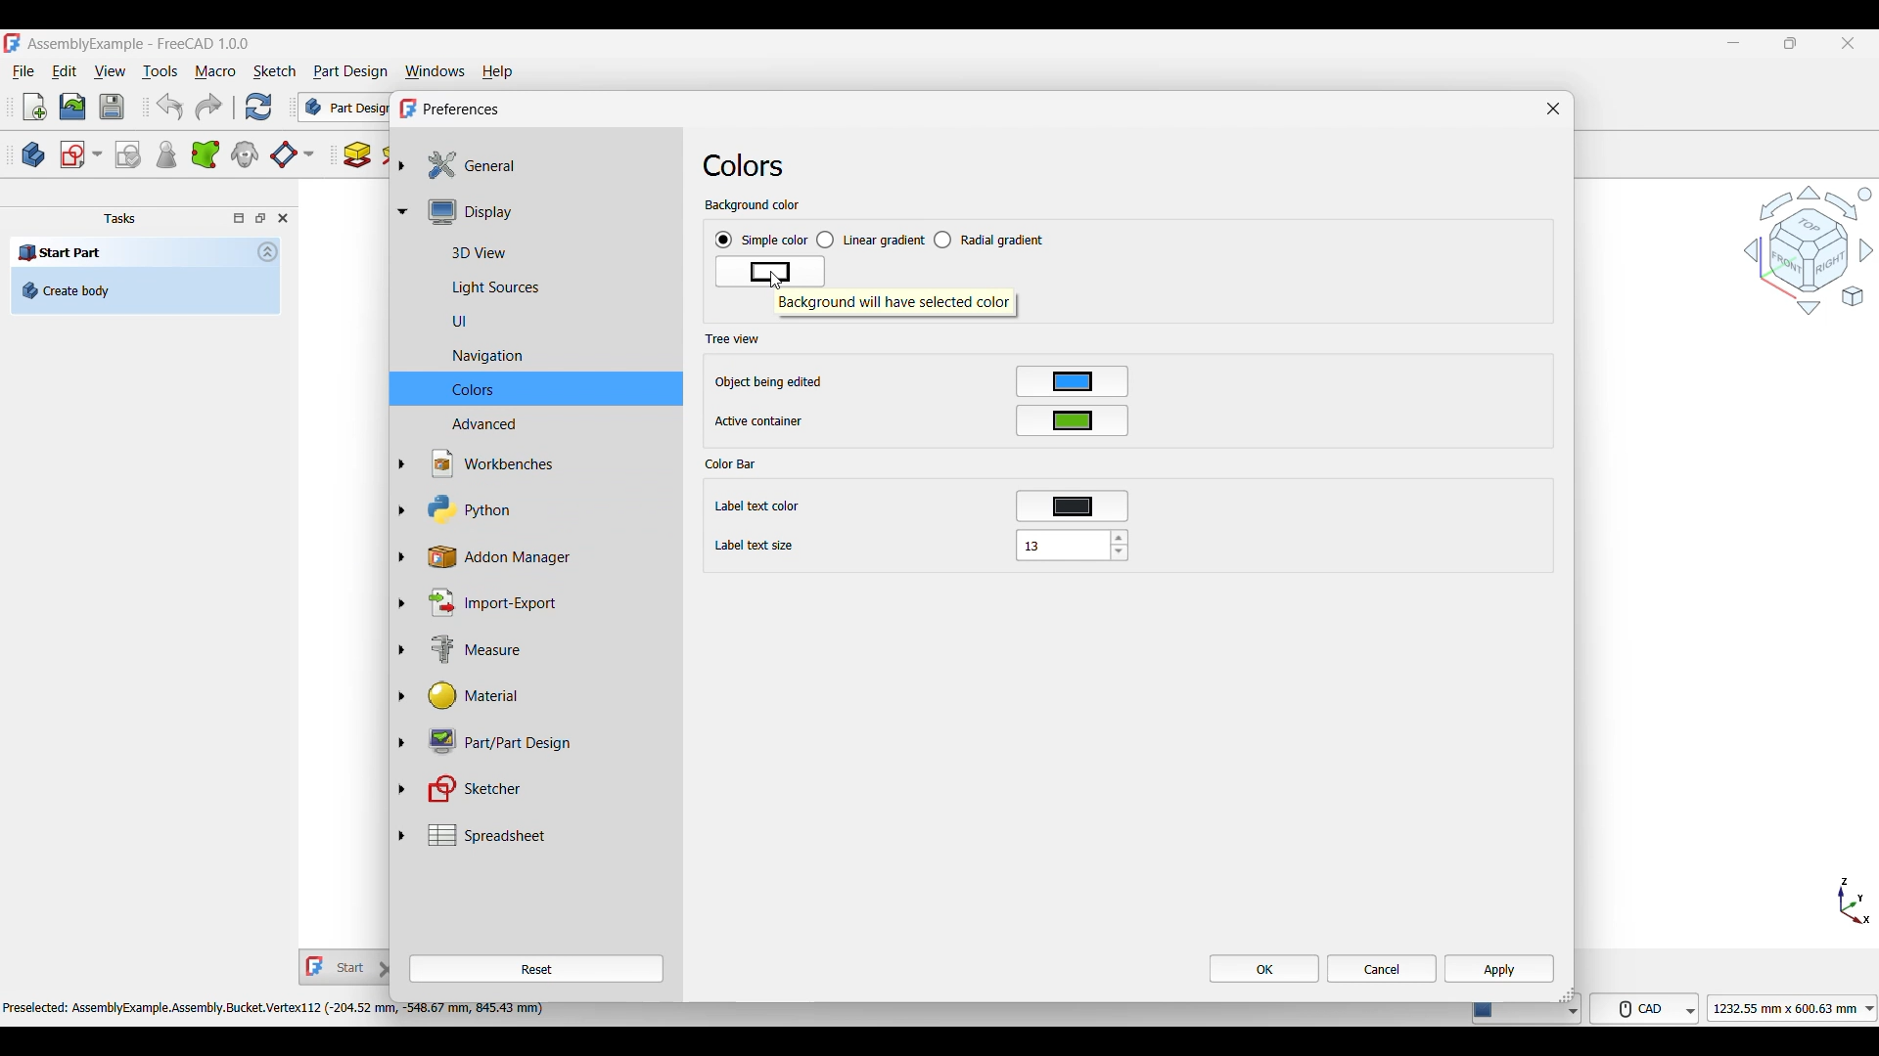  What do you see at coordinates (775, 283) in the screenshot?
I see `cursor` at bounding box center [775, 283].